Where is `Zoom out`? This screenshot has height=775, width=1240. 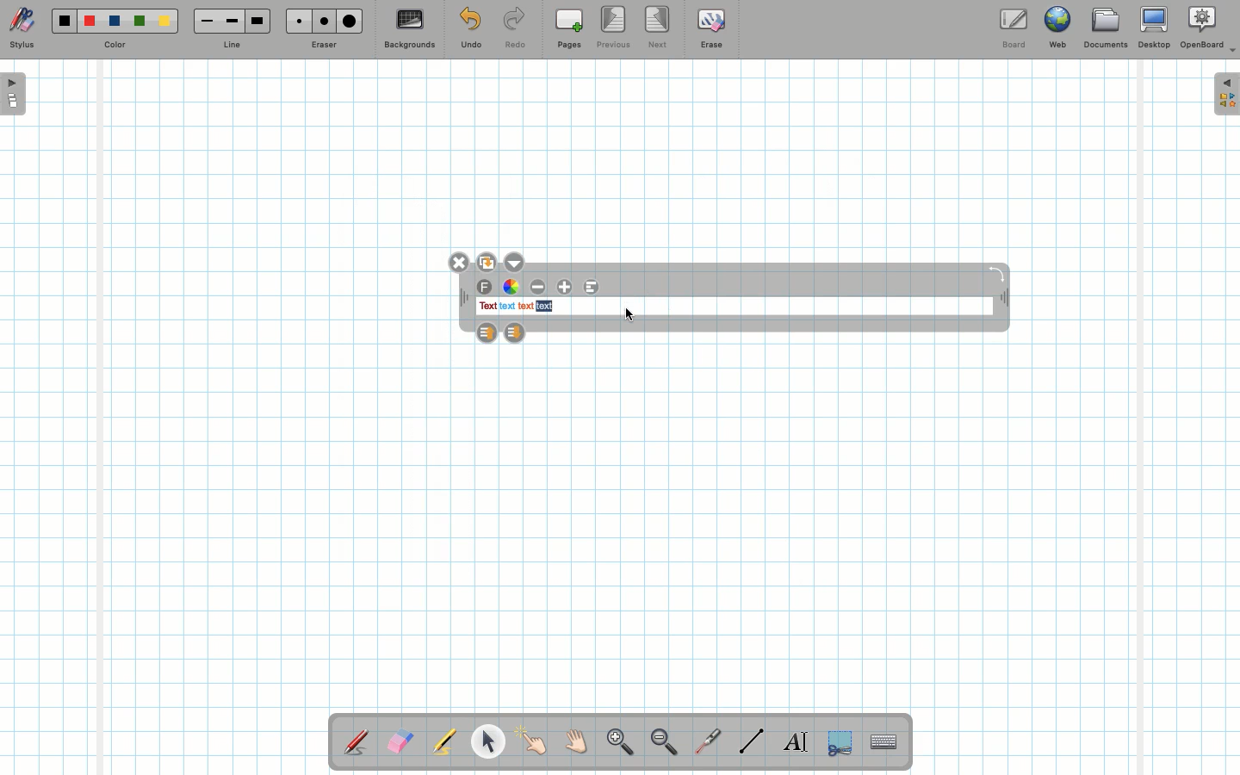 Zoom out is located at coordinates (664, 743).